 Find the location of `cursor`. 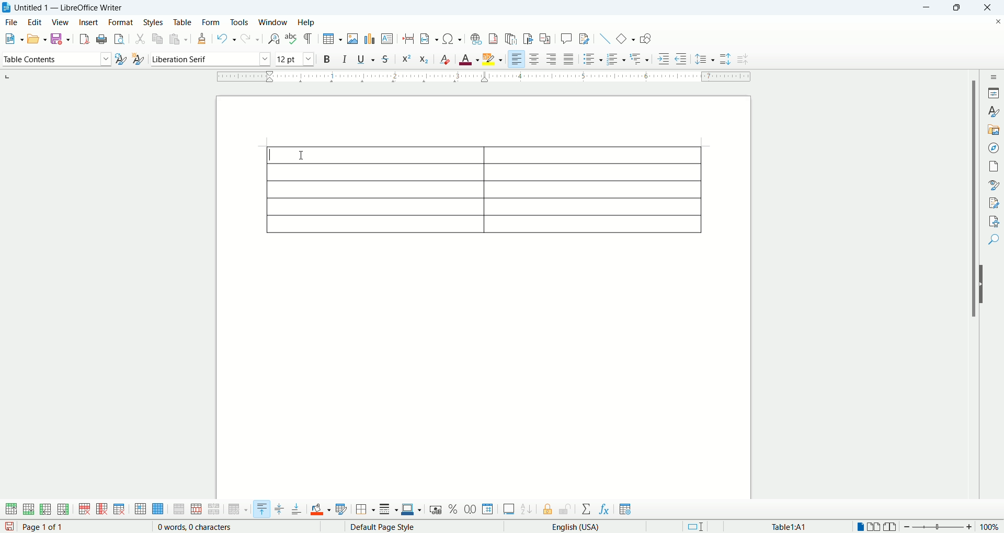

cursor is located at coordinates (301, 156).